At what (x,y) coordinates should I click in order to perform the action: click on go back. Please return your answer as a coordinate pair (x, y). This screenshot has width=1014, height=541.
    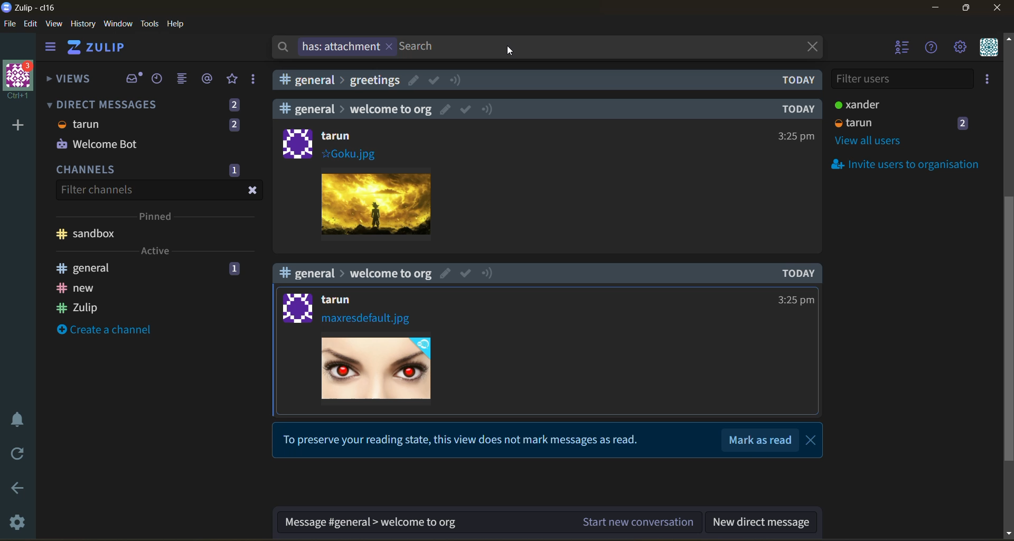
    Looking at the image, I should click on (21, 490).